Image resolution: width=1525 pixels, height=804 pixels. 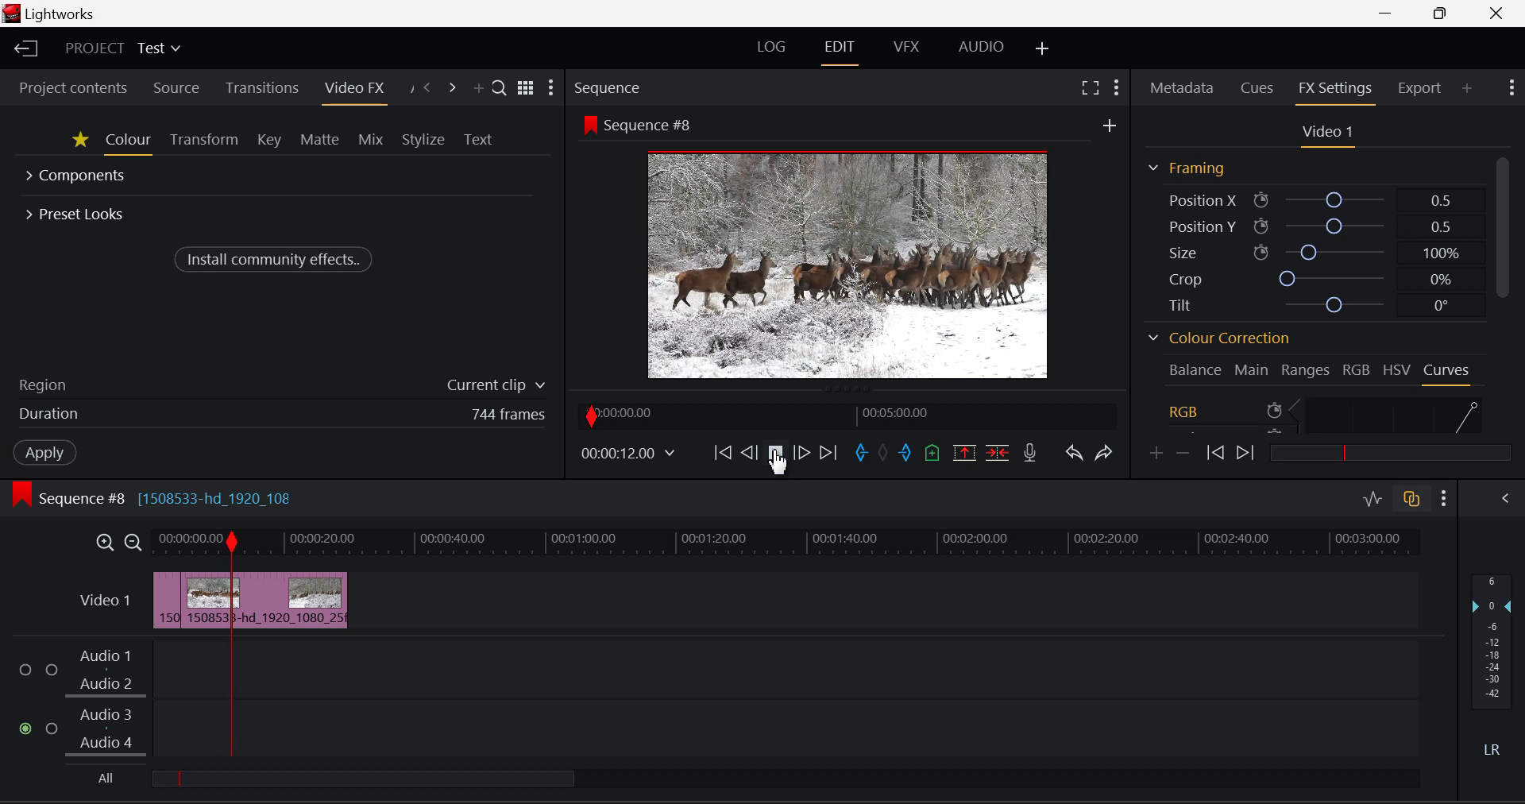 I want to click on Sequence Preview Section, so click(x=608, y=87).